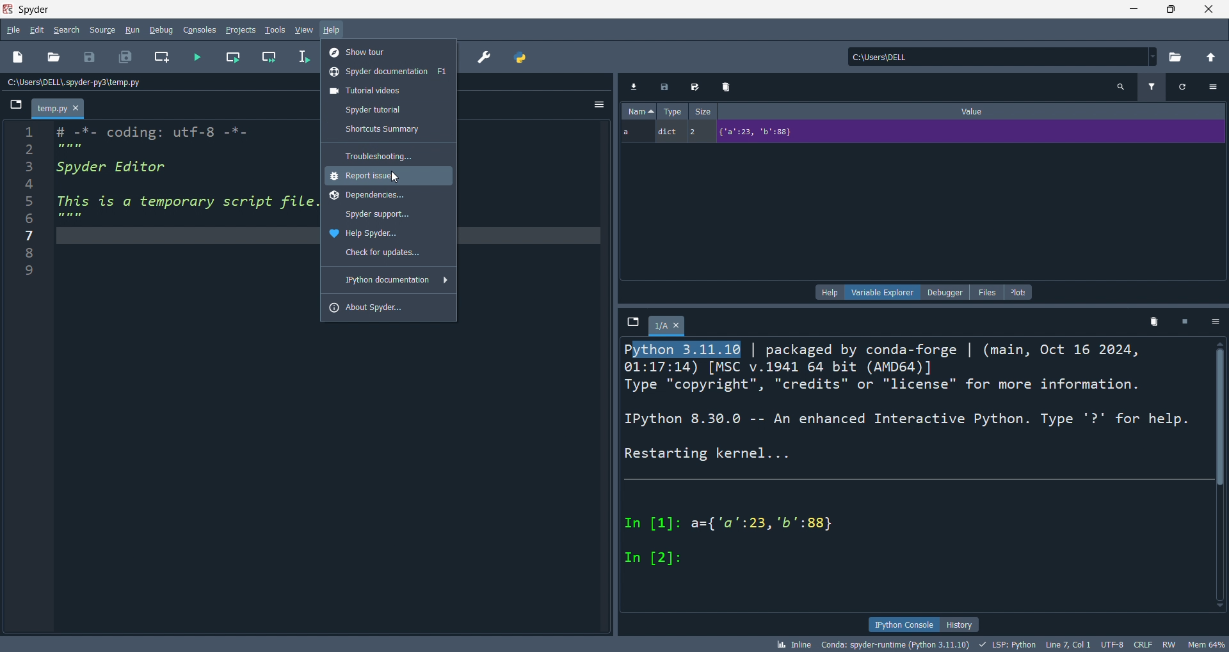 Image resolution: width=1229 pixels, height=652 pixels. Describe the element at coordinates (389, 215) in the screenshot. I see `app support` at that location.